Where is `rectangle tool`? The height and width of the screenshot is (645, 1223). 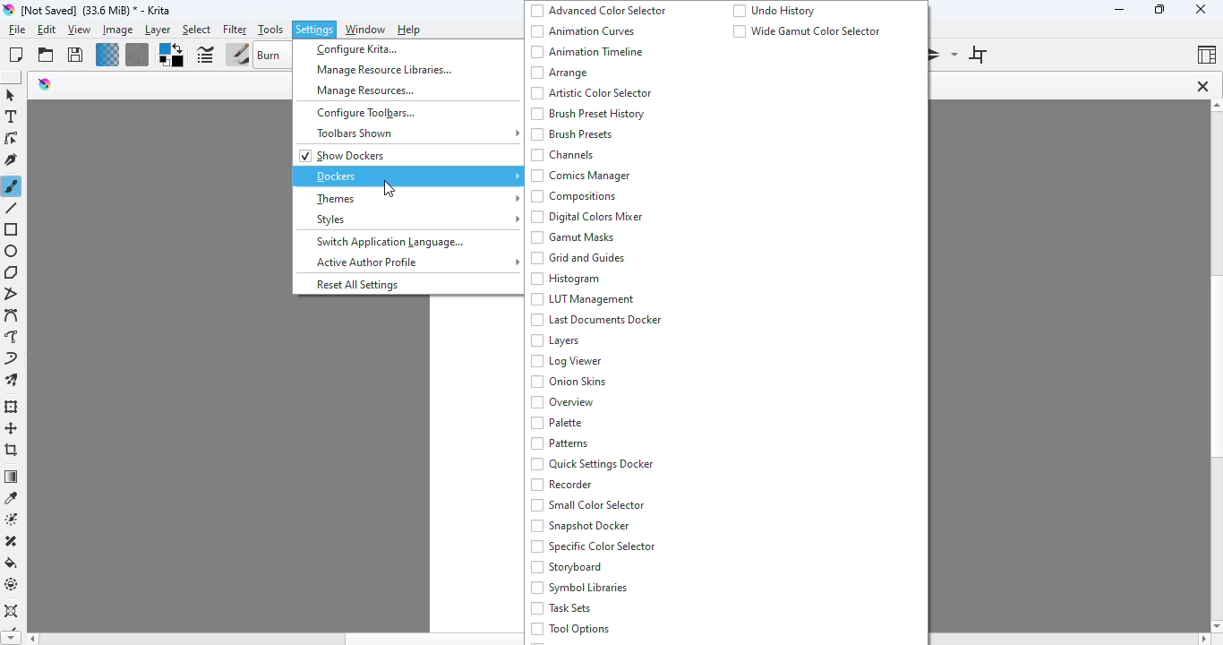 rectangle tool is located at coordinates (13, 230).